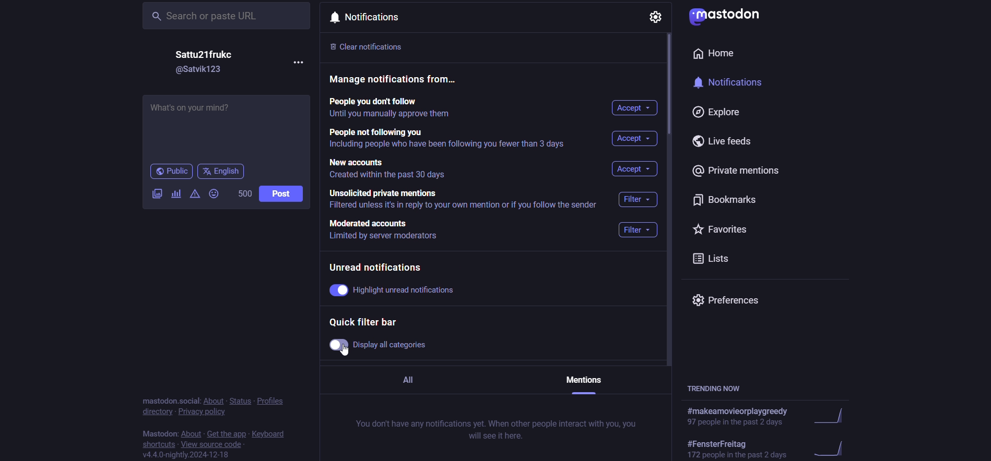 Image resolution: width=991 pixels, height=461 pixels. I want to click on Filter, so click(641, 199).